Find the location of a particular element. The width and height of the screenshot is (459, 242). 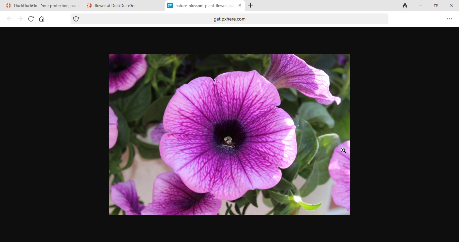

close tab and clear data is located at coordinates (402, 6).